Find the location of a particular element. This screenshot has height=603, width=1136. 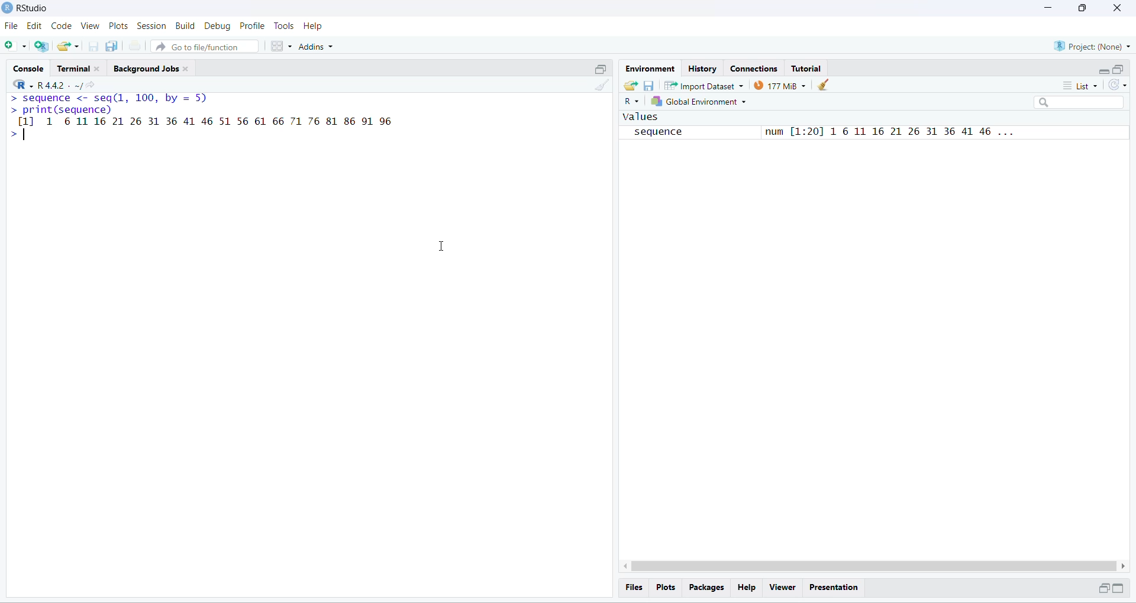

save is located at coordinates (649, 86).